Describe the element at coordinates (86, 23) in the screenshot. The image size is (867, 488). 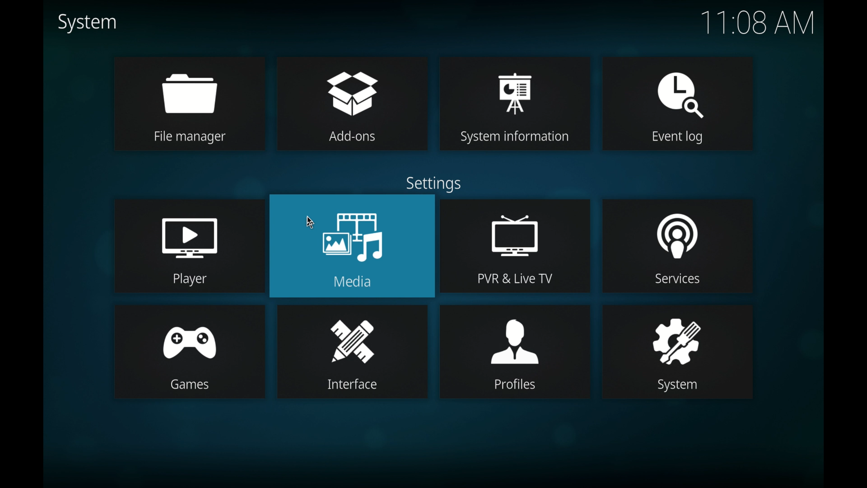
I see `system` at that location.